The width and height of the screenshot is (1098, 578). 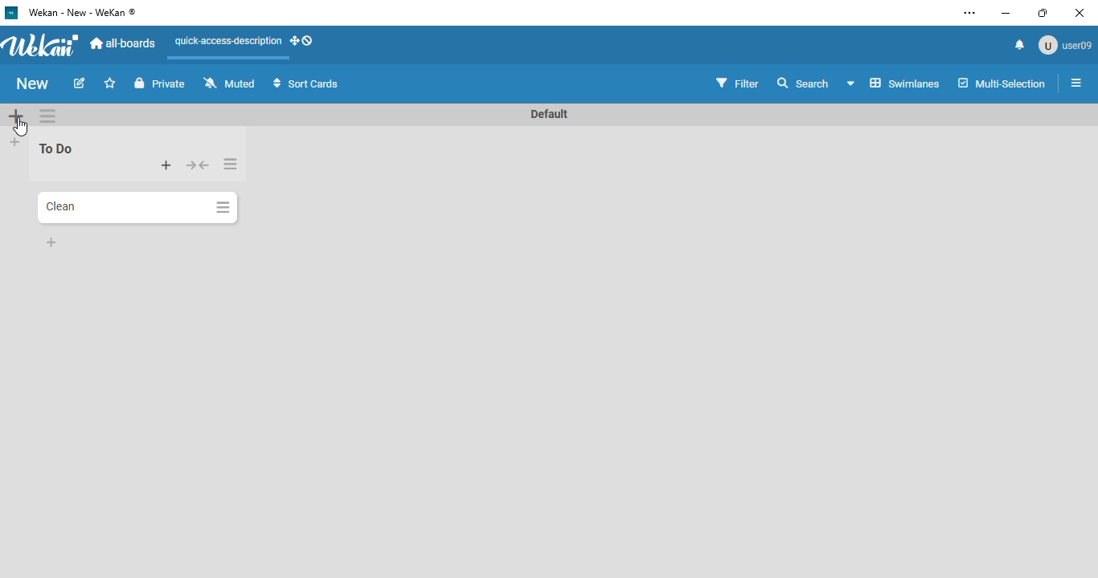 I want to click on notifications, so click(x=1021, y=45).